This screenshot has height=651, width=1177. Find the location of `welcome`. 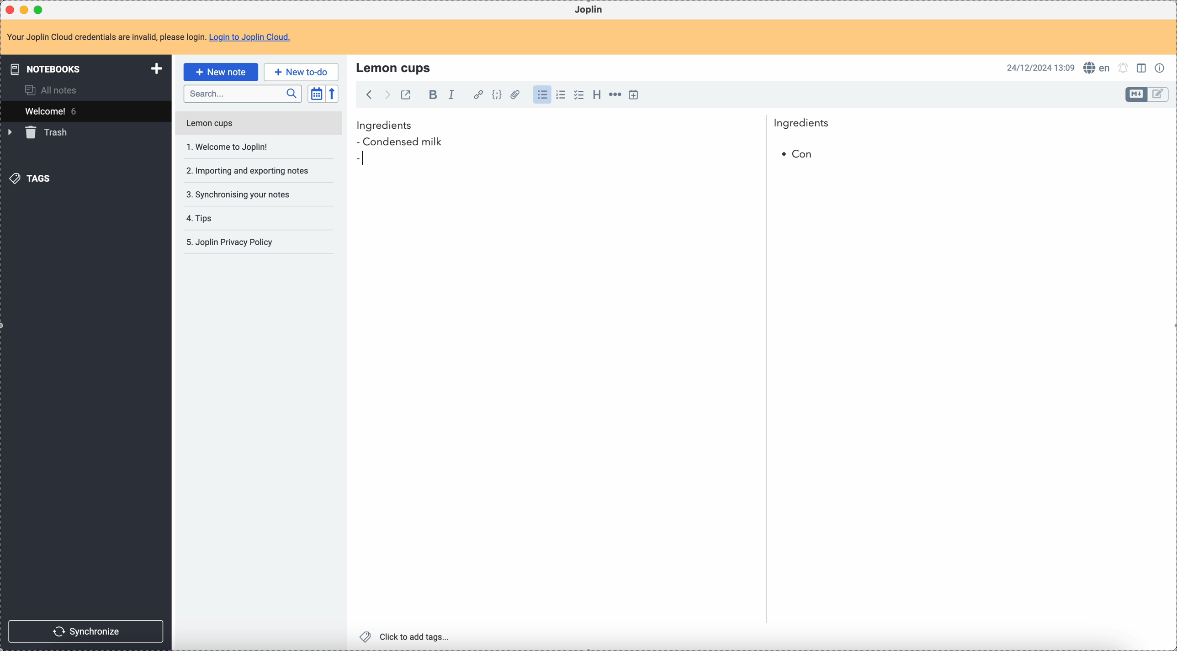

welcome is located at coordinates (85, 111).